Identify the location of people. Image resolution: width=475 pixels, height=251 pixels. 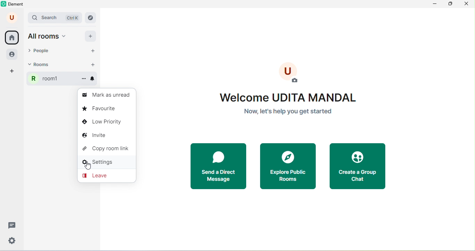
(41, 51).